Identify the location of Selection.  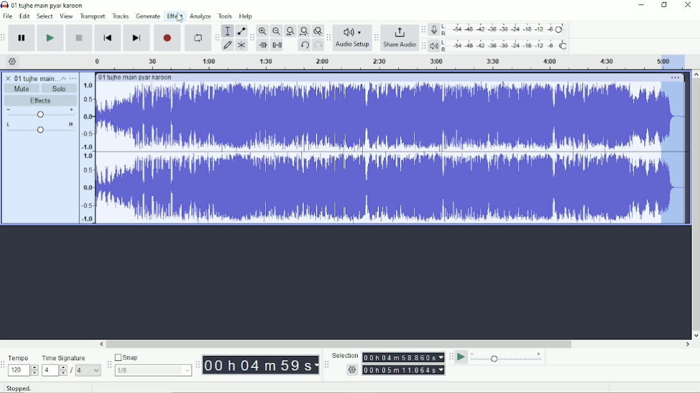
(345, 354).